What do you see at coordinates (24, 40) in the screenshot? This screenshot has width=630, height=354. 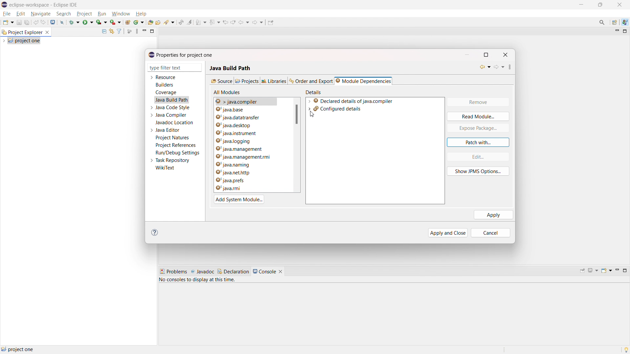 I see `project one` at bounding box center [24, 40].